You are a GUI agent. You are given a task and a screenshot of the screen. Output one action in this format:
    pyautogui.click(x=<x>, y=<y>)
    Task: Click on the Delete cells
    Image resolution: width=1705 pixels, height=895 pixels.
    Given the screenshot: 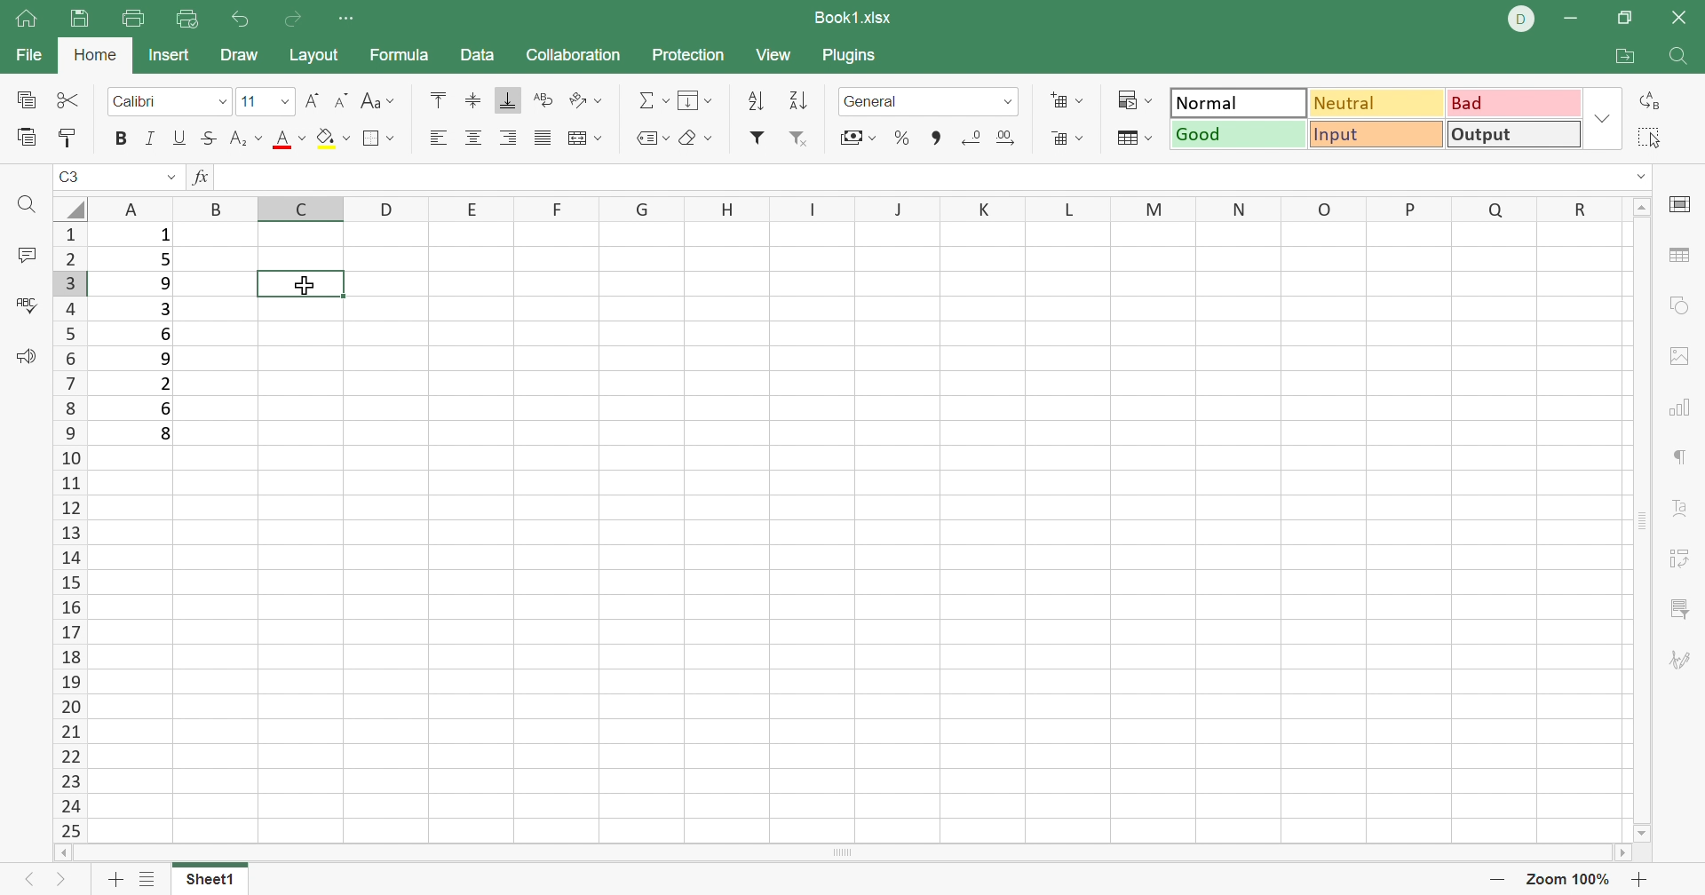 What is the action you would take?
    pyautogui.click(x=1067, y=139)
    